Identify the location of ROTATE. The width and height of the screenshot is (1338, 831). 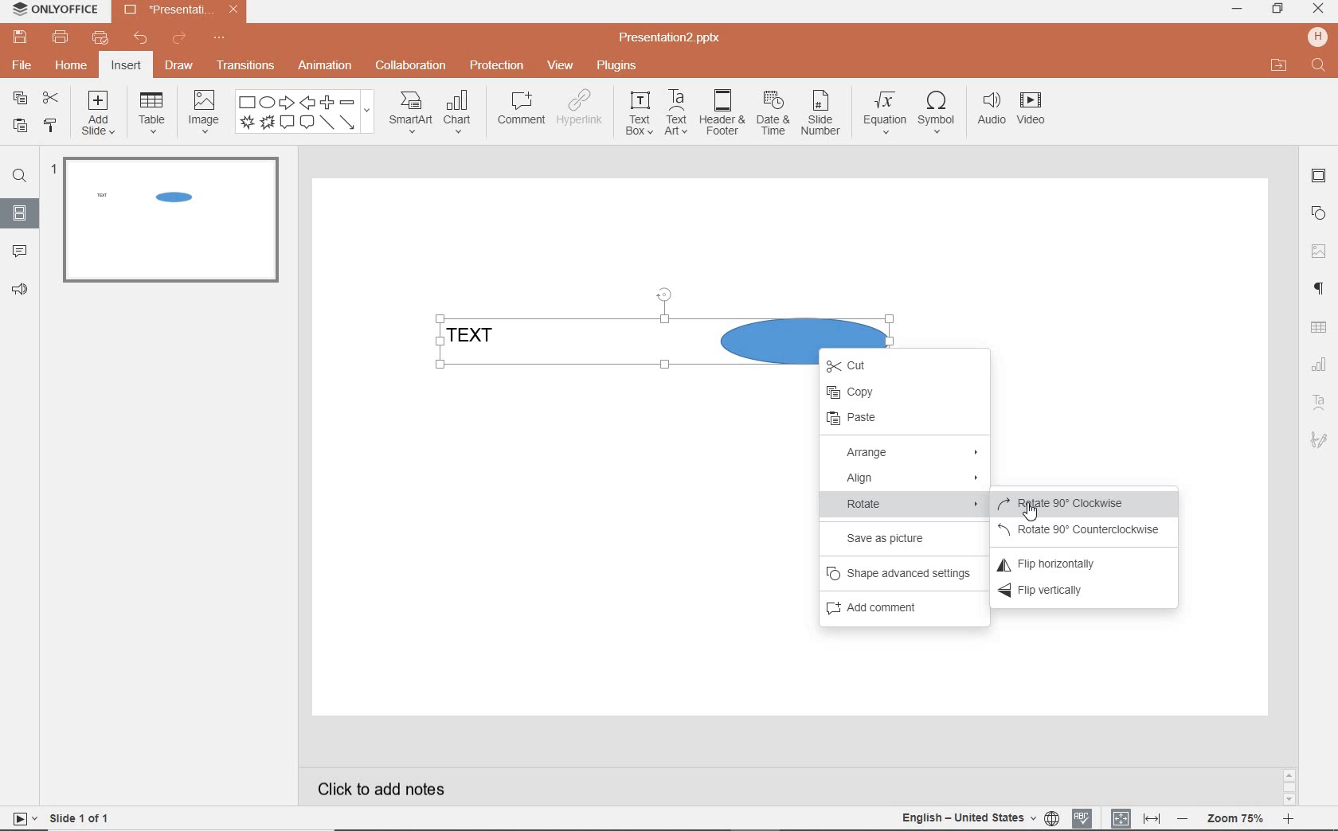
(907, 505).